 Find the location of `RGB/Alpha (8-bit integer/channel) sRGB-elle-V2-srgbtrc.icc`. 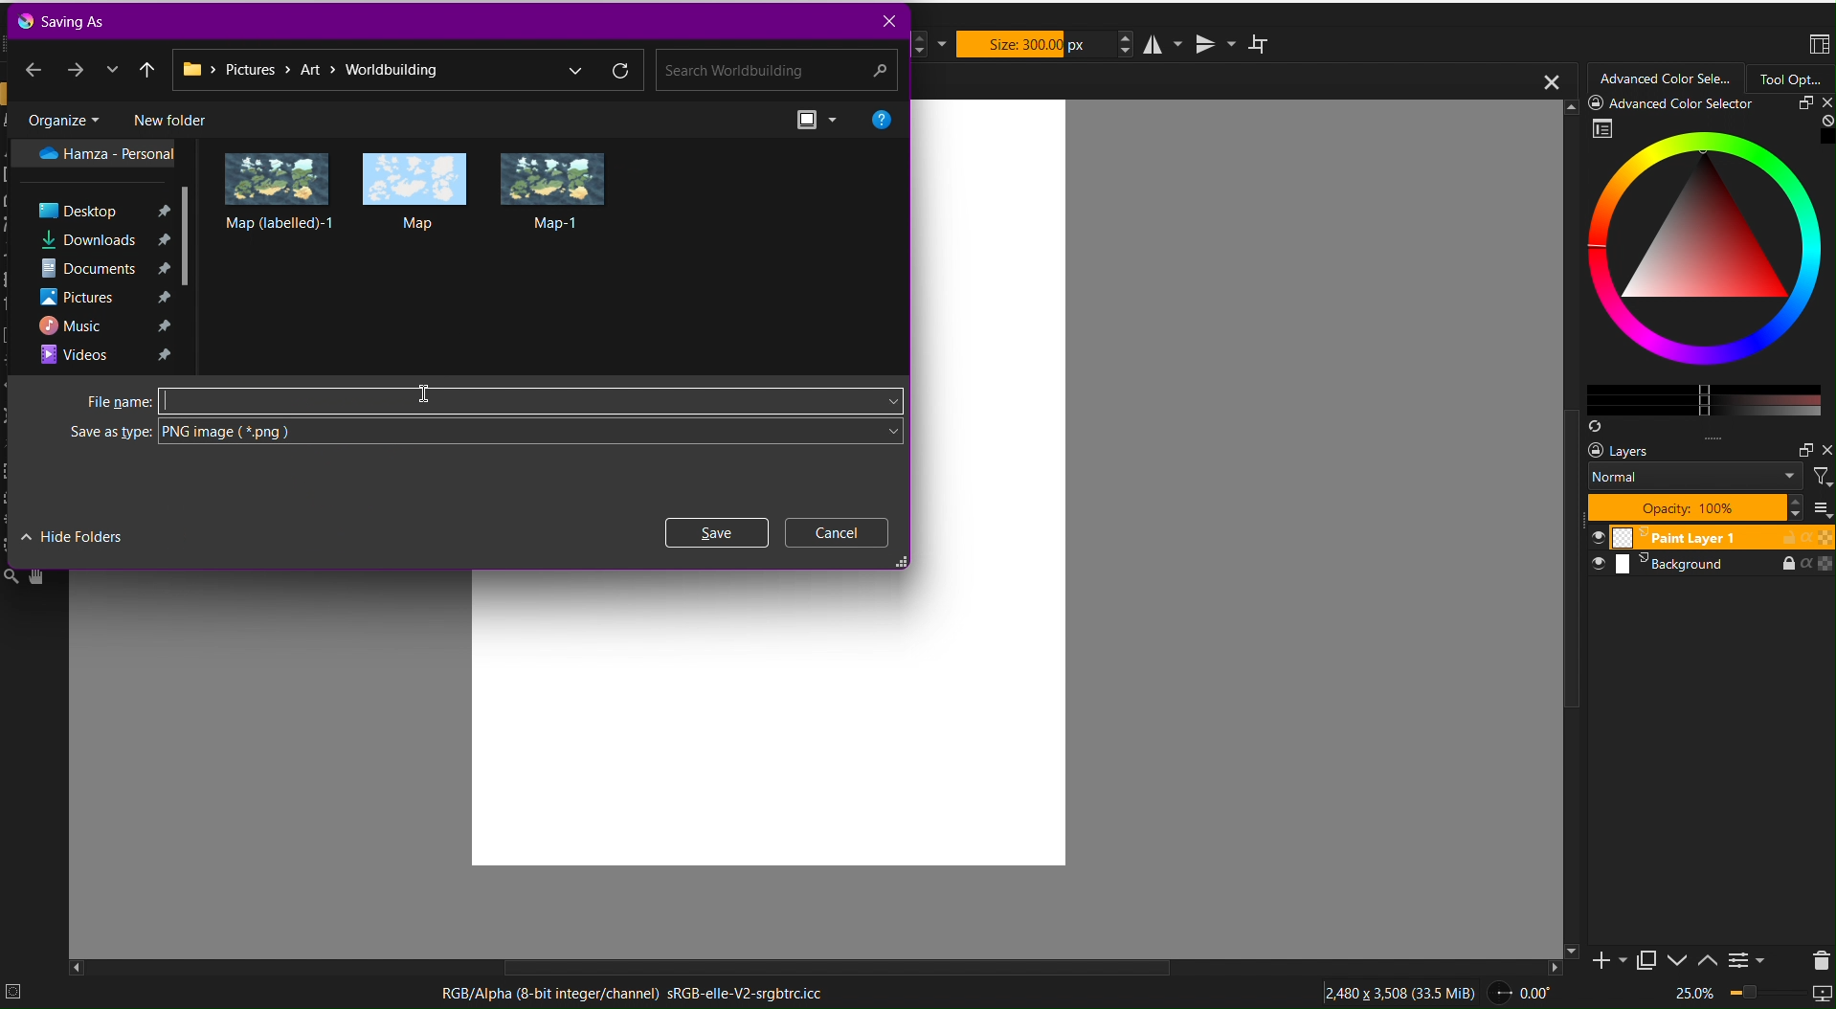

RGB/Alpha (8-bit integer/channel) sRGB-elle-V2-srgbtrc.icc is located at coordinates (631, 993).